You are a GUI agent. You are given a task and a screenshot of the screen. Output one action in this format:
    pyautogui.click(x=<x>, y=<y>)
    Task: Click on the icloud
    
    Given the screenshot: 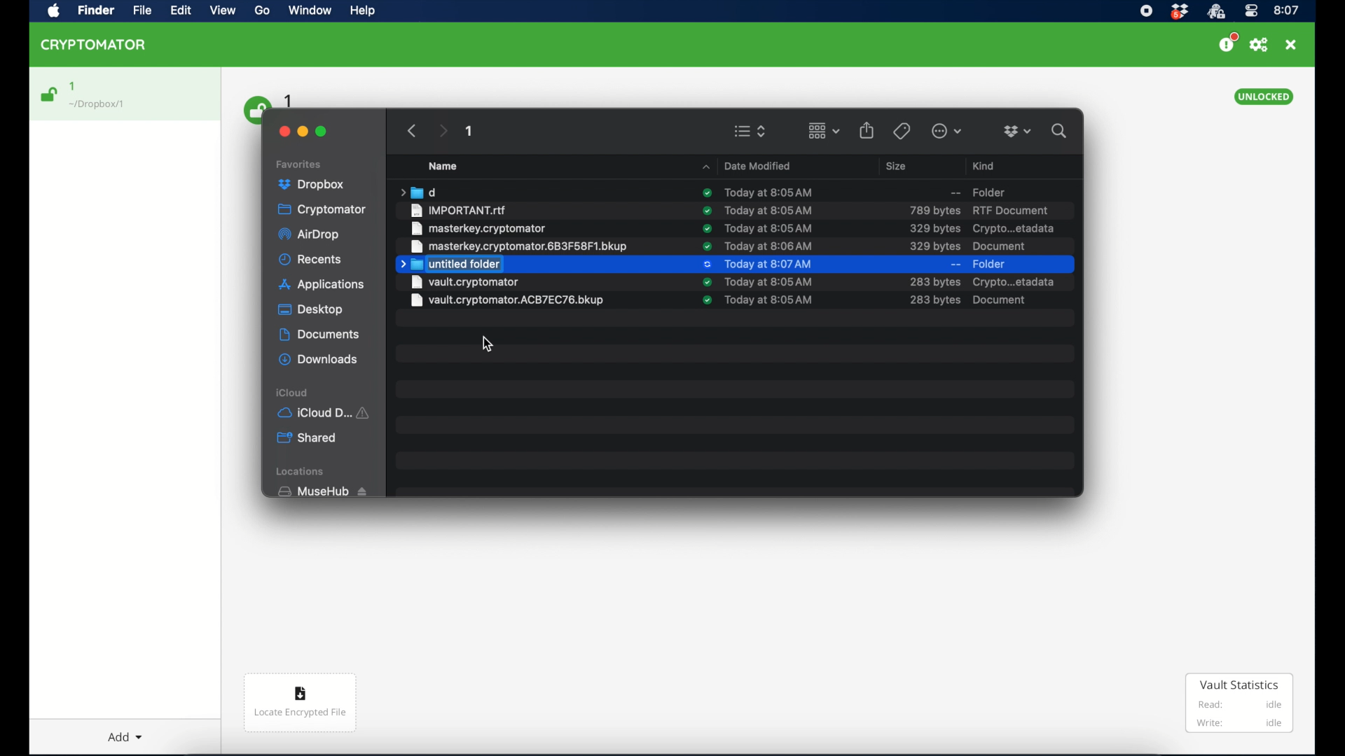 What is the action you would take?
    pyautogui.click(x=293, y=392)
    